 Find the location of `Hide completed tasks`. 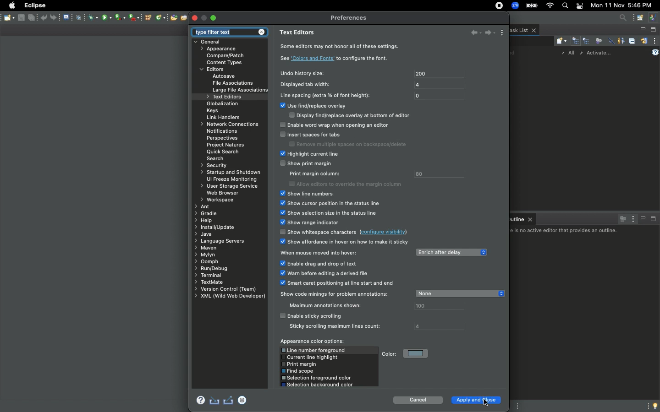

Hide completed tasks is located at coordinates (610, 41).